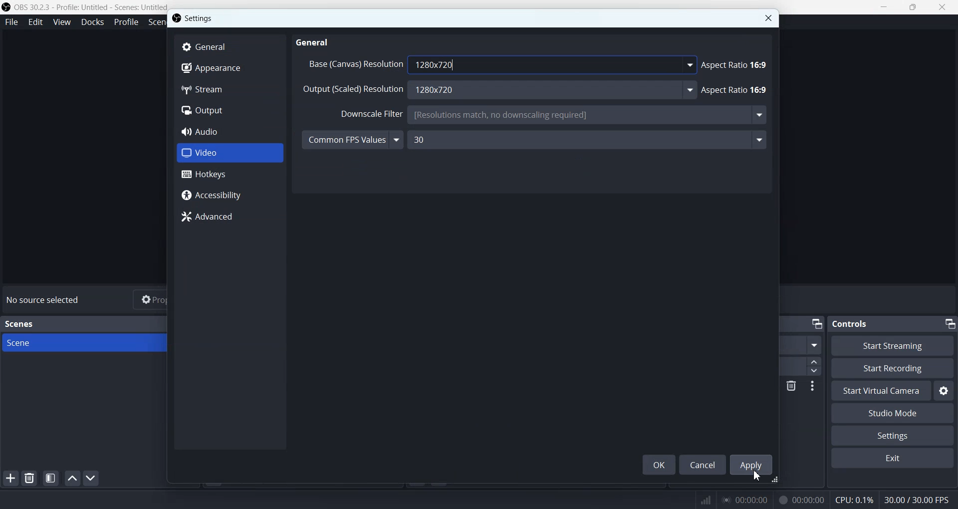 This screenshot has height=509, width=958. What do you see at coordinates (91, 478) in the screenshot?
I see `Move scene Down` at bounding box center [91, 478].